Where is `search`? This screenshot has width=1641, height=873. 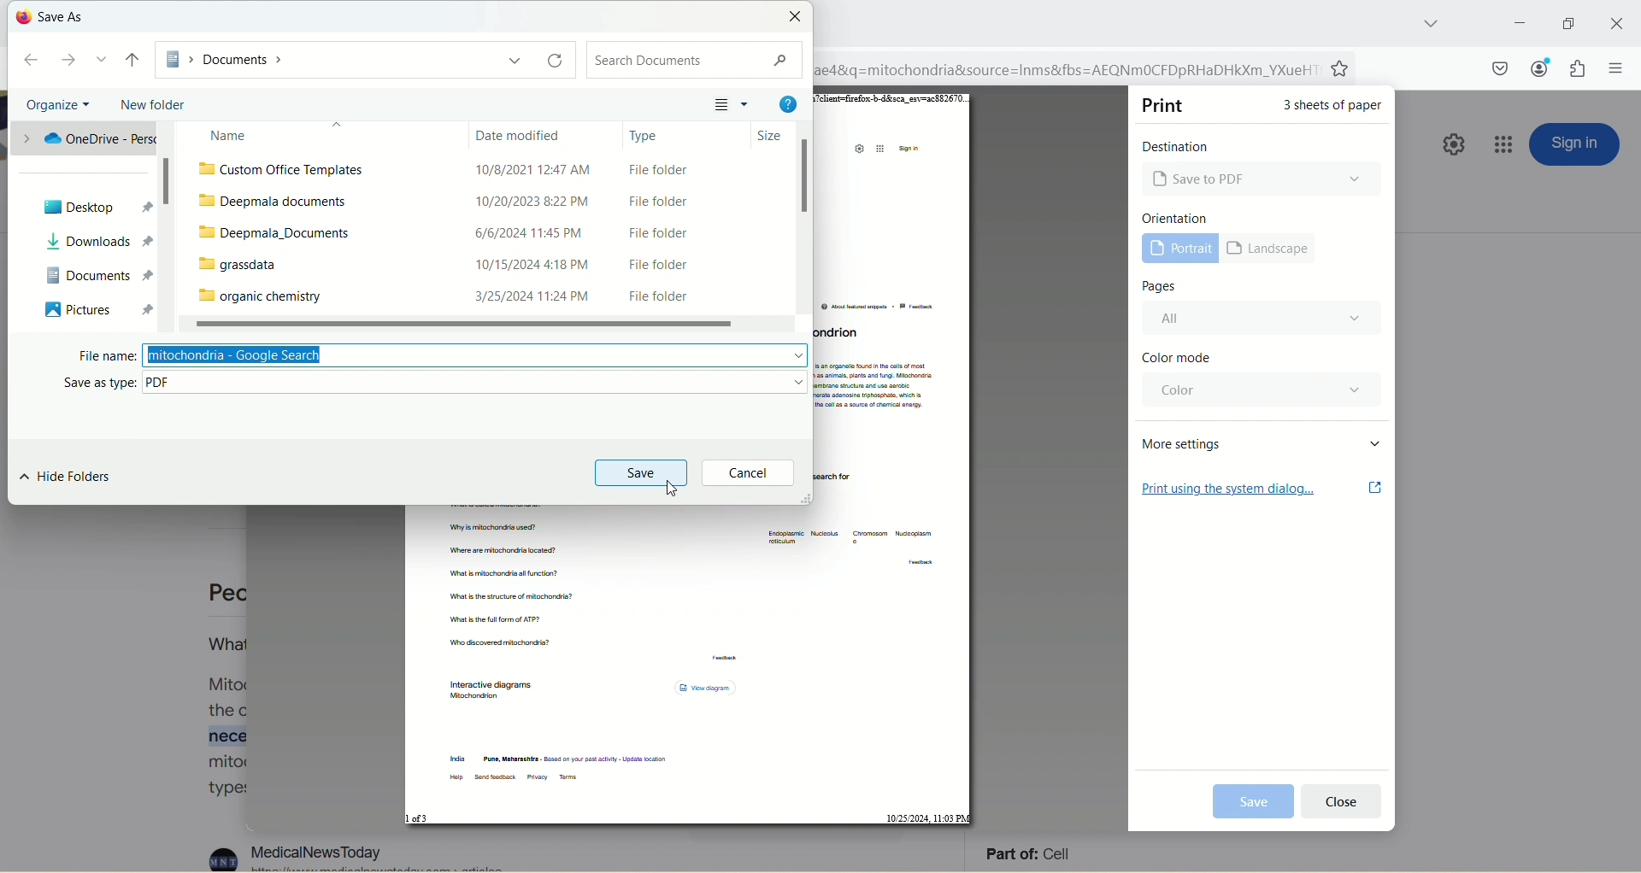 search is located at coordinates (694, 59).